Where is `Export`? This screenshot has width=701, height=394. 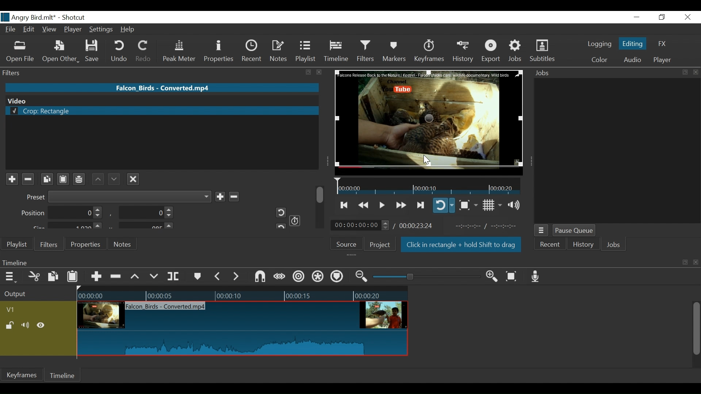
Export is located at coordinates (491, 51).